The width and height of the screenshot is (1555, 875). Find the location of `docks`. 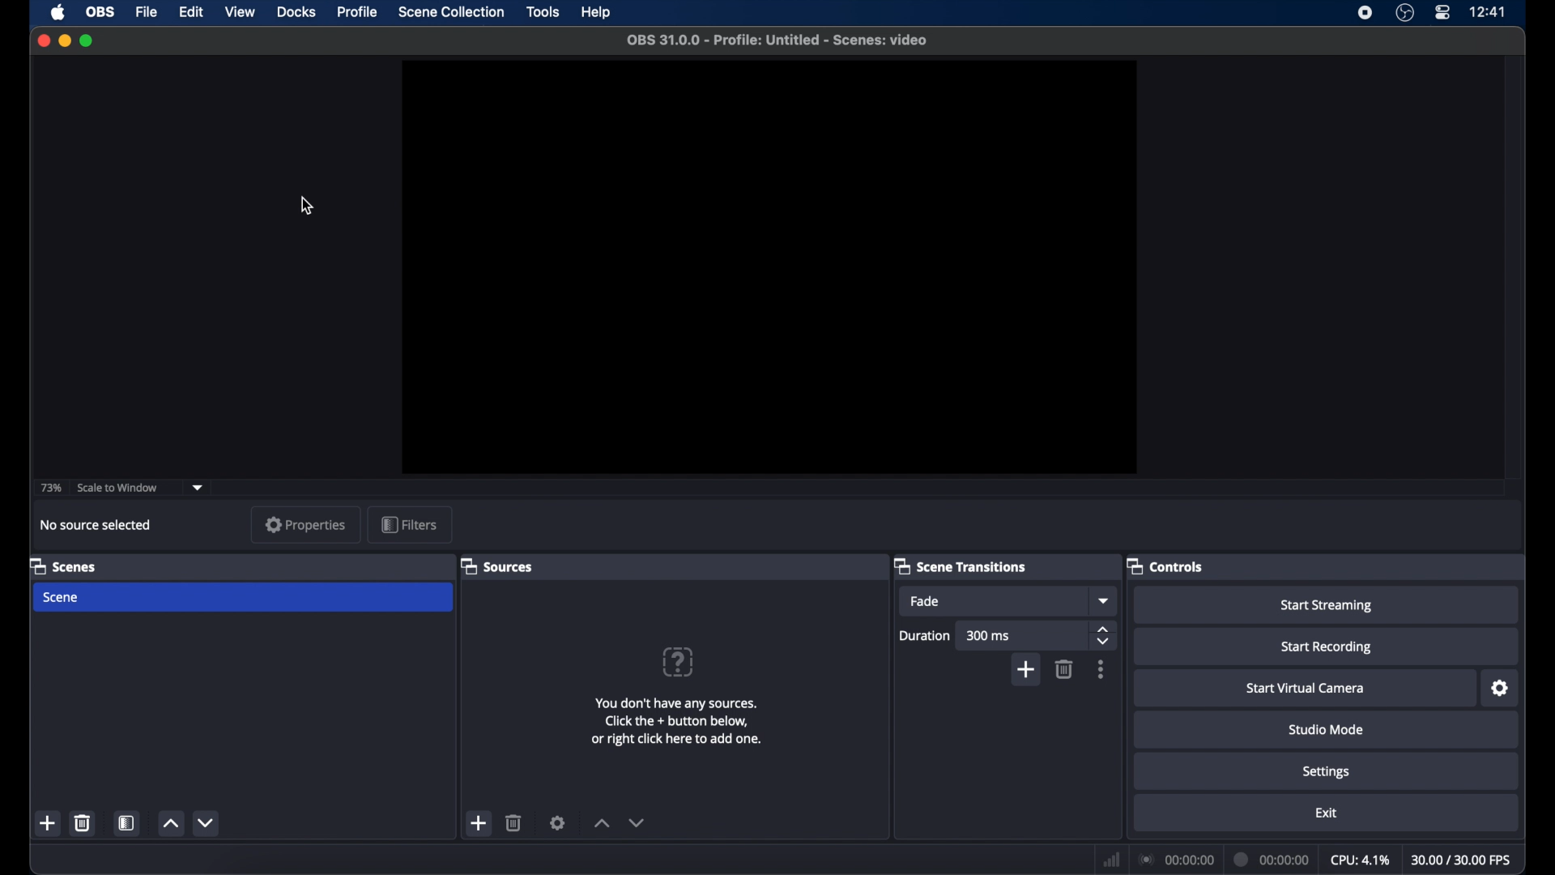

docks is located at coordinates (296, 11).